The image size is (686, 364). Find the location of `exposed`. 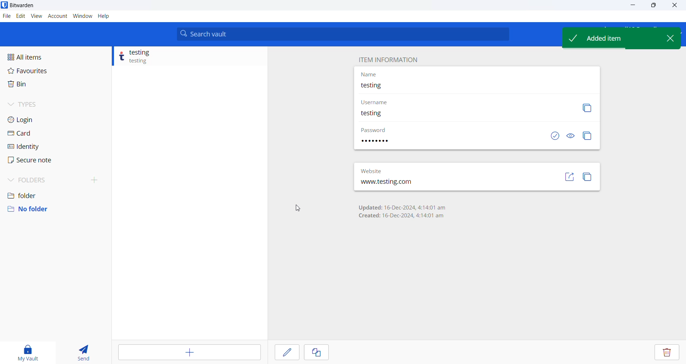

exposed is located at coordinates (554, 136).